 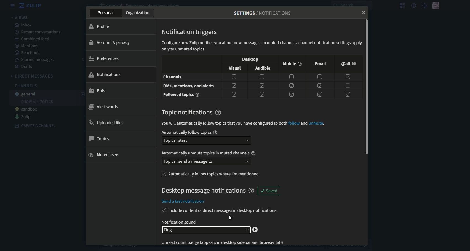 I want to click on Direct messages, so click(x=33, y=76).